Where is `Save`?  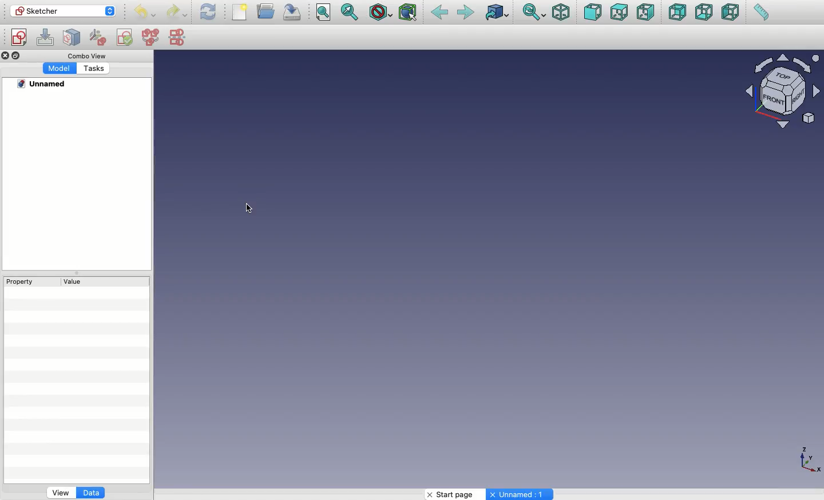 Save is located at coordinates (292, 11).